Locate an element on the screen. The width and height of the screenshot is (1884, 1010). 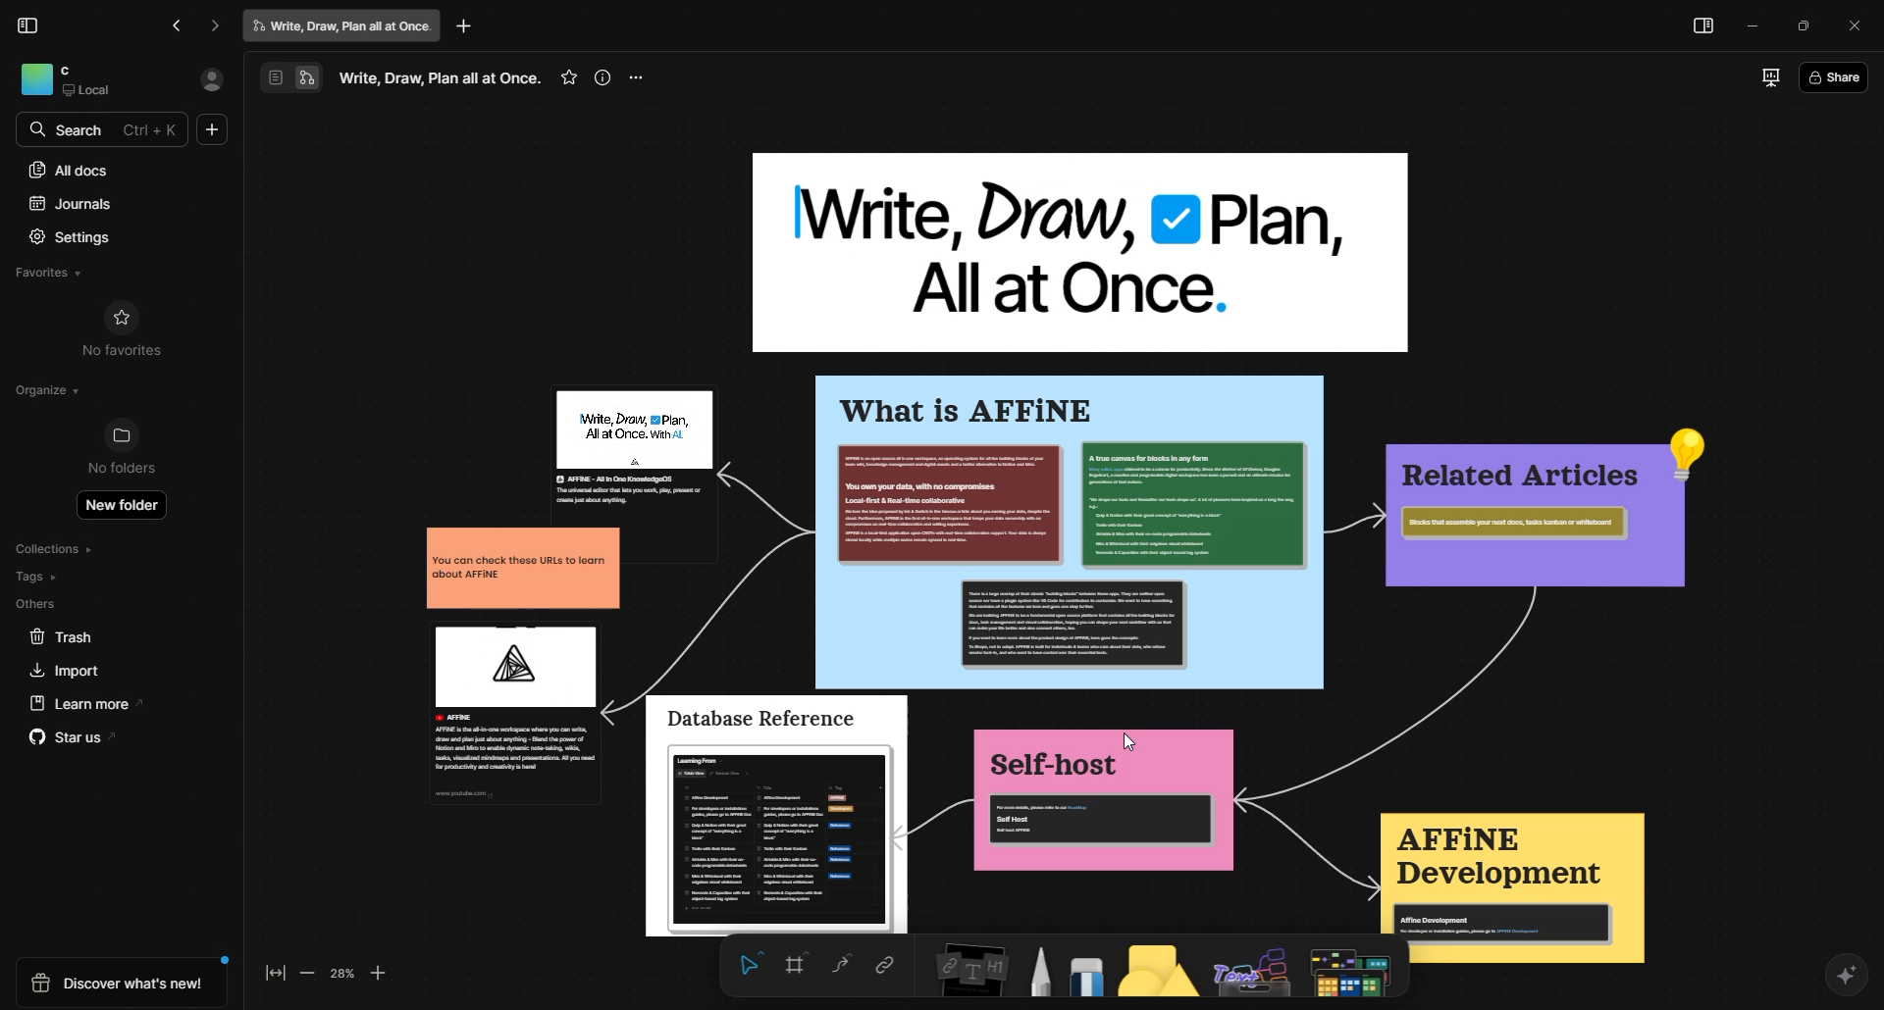
learn more is located at coordinates (79, 703).